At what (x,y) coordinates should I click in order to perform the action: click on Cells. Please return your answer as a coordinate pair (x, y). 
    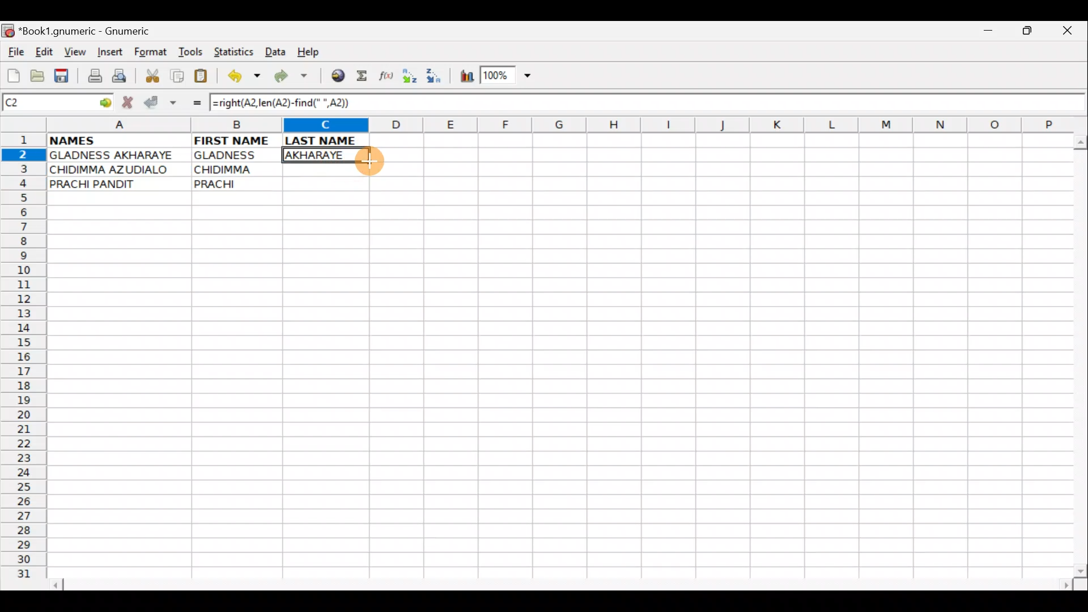
    Looking at the image, I should click on (555, 392).